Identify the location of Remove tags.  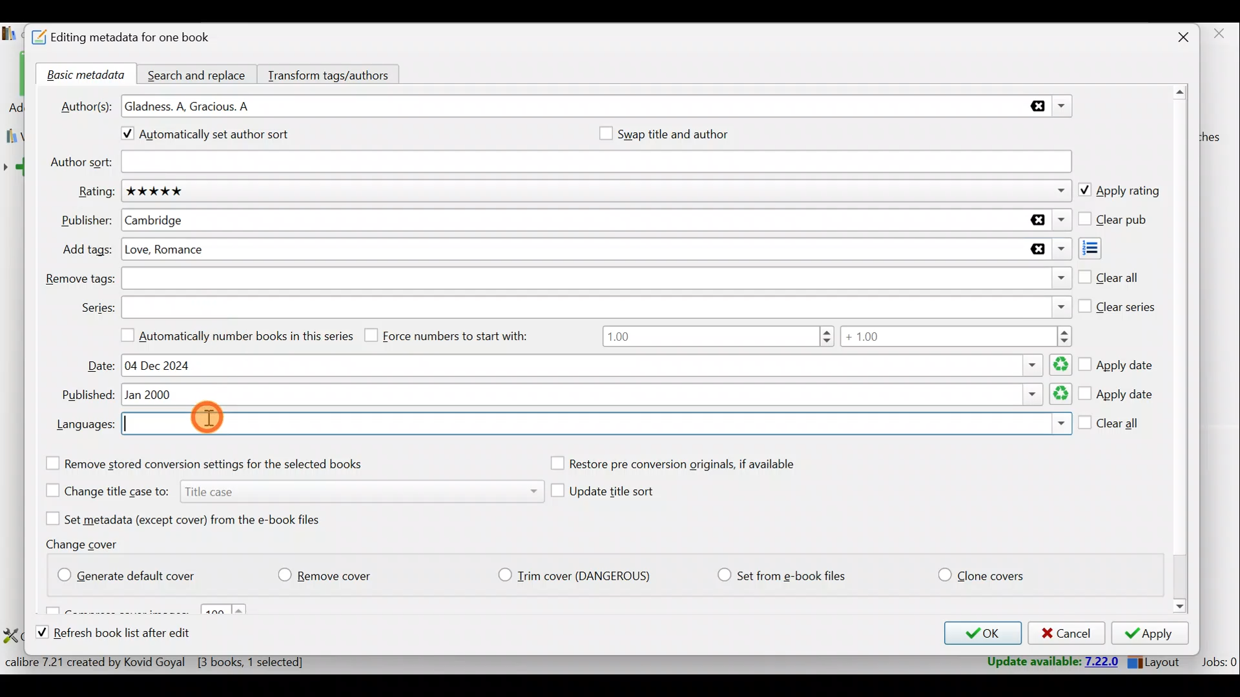
(595, 278).